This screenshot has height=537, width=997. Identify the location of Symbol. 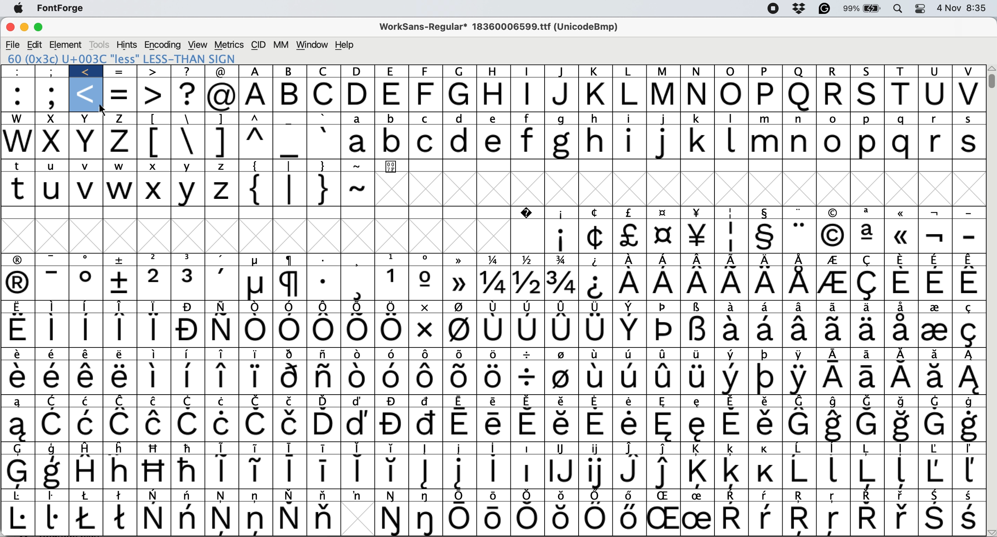
(970, 355).